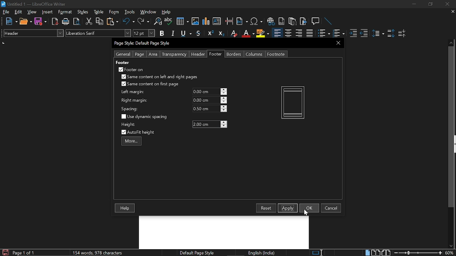 This screenshot has width=456, height=256. Describe the element at coordinates (271, 21) in the screenshot. I see `Insert hyperlink` at that location.